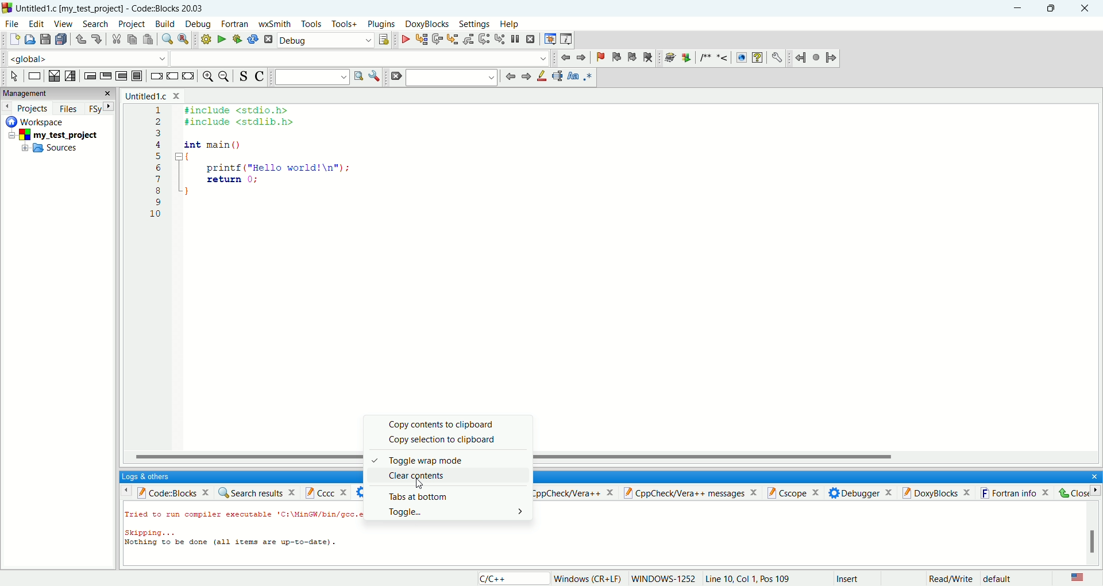 The height and width of the screenshot is (586, 1103). What do you see at coordinates (165, 24) in the screenshot?
I see `build` at bounding box center [165, 24].